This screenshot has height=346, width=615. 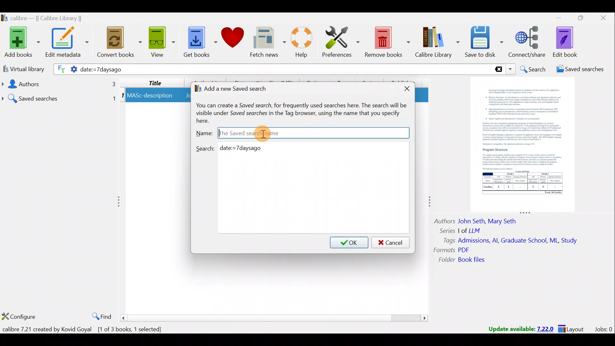 What do you see at coordinates (373, 69) in the screenshot?
I see `Search bar` at bounding box center [373, 69].